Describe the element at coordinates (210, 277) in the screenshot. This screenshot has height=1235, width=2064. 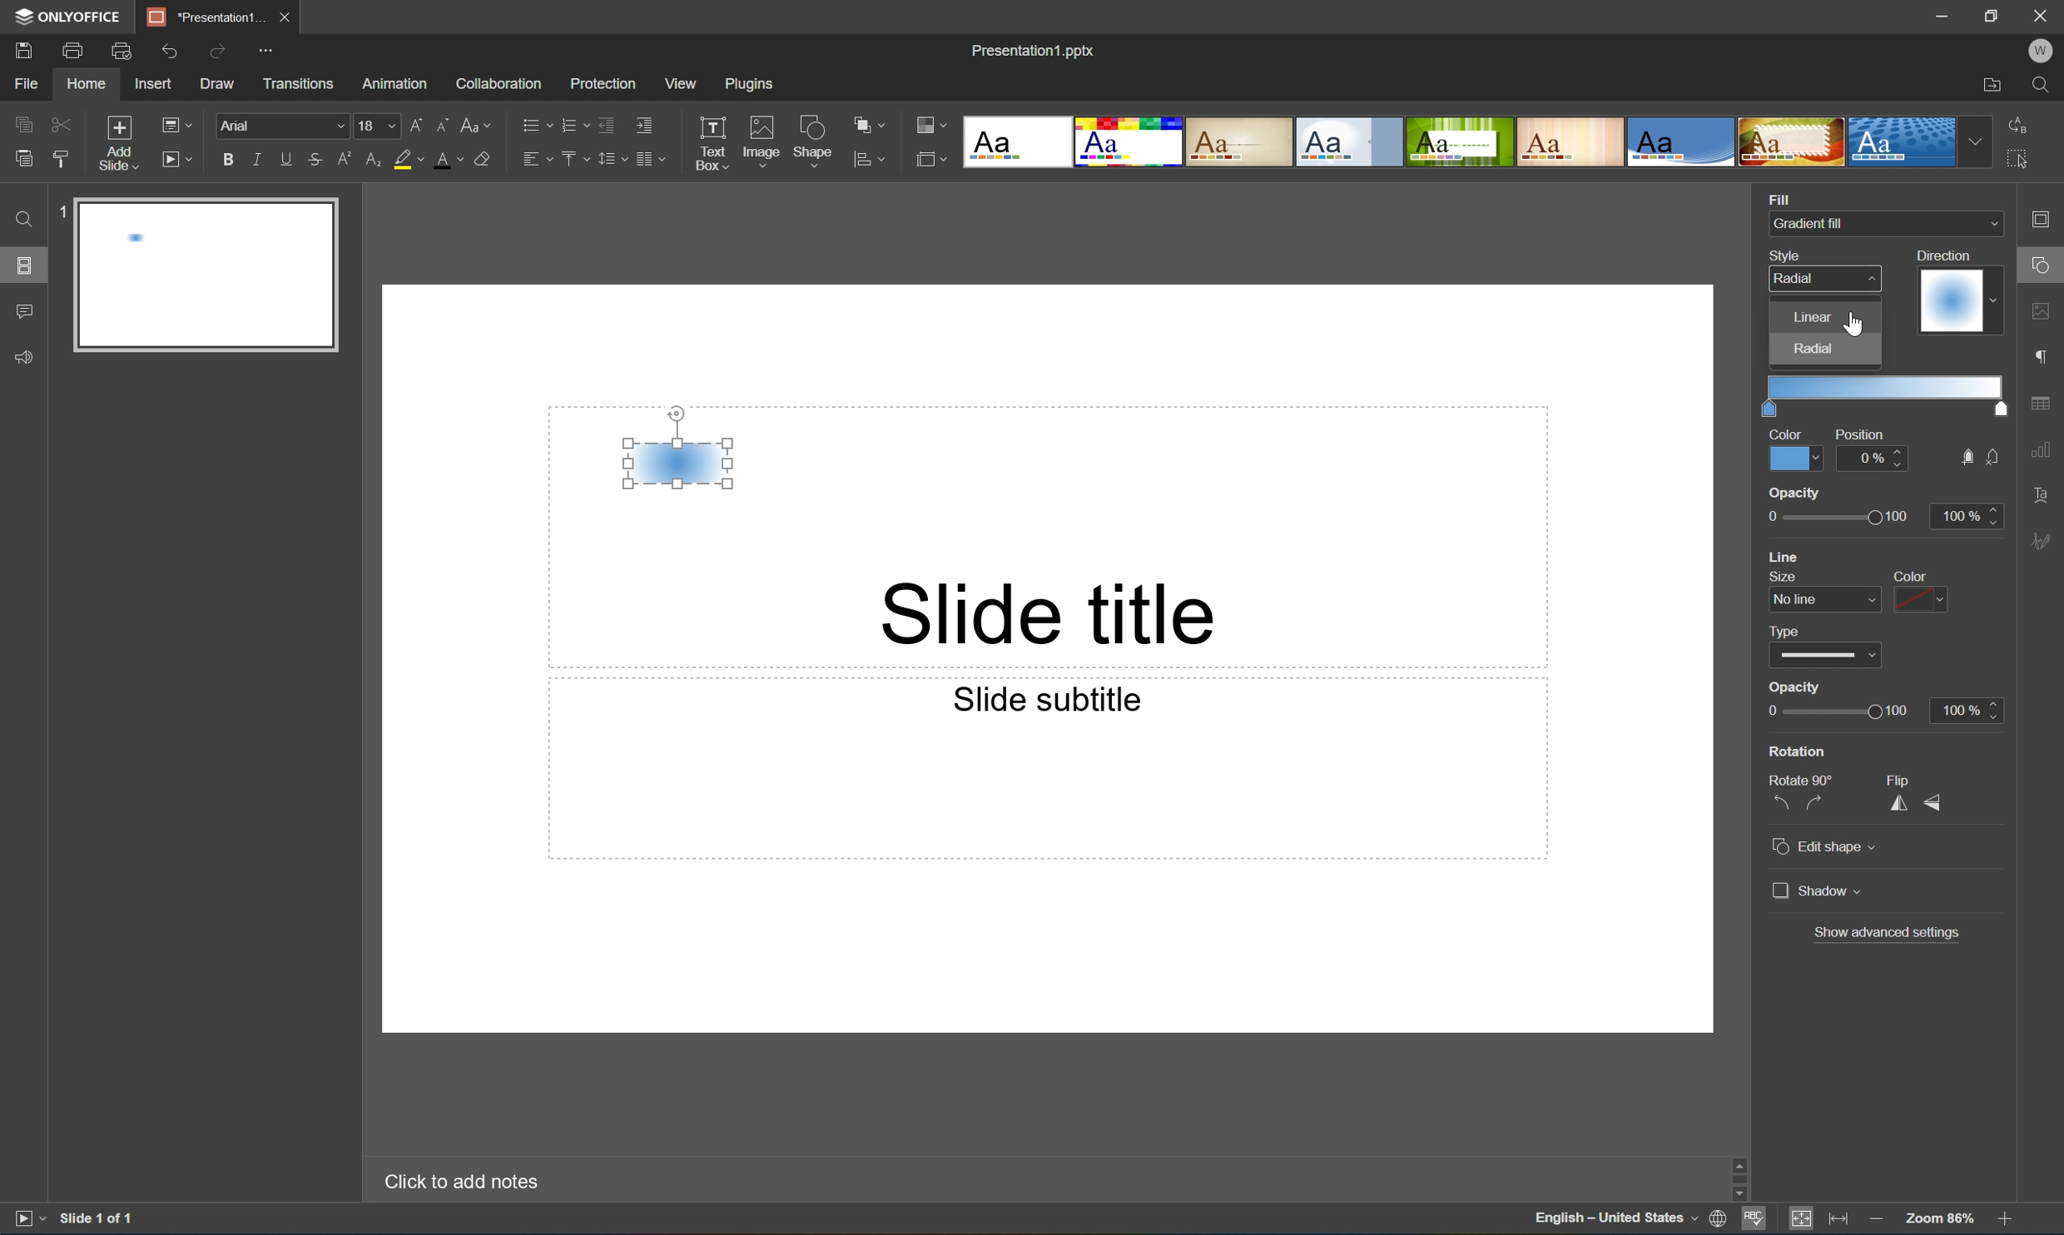
I see `Slide` at that location.